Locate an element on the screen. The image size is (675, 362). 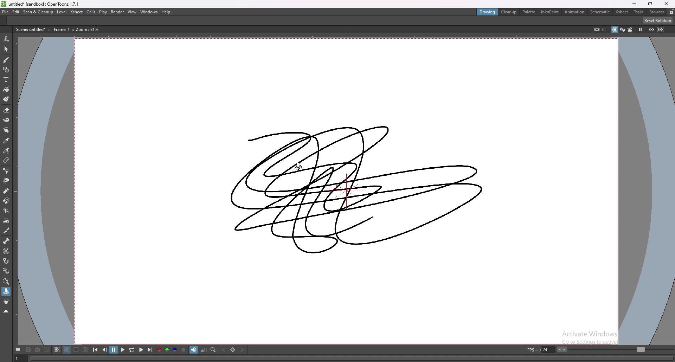
lock is located at coordinates (672, 12).